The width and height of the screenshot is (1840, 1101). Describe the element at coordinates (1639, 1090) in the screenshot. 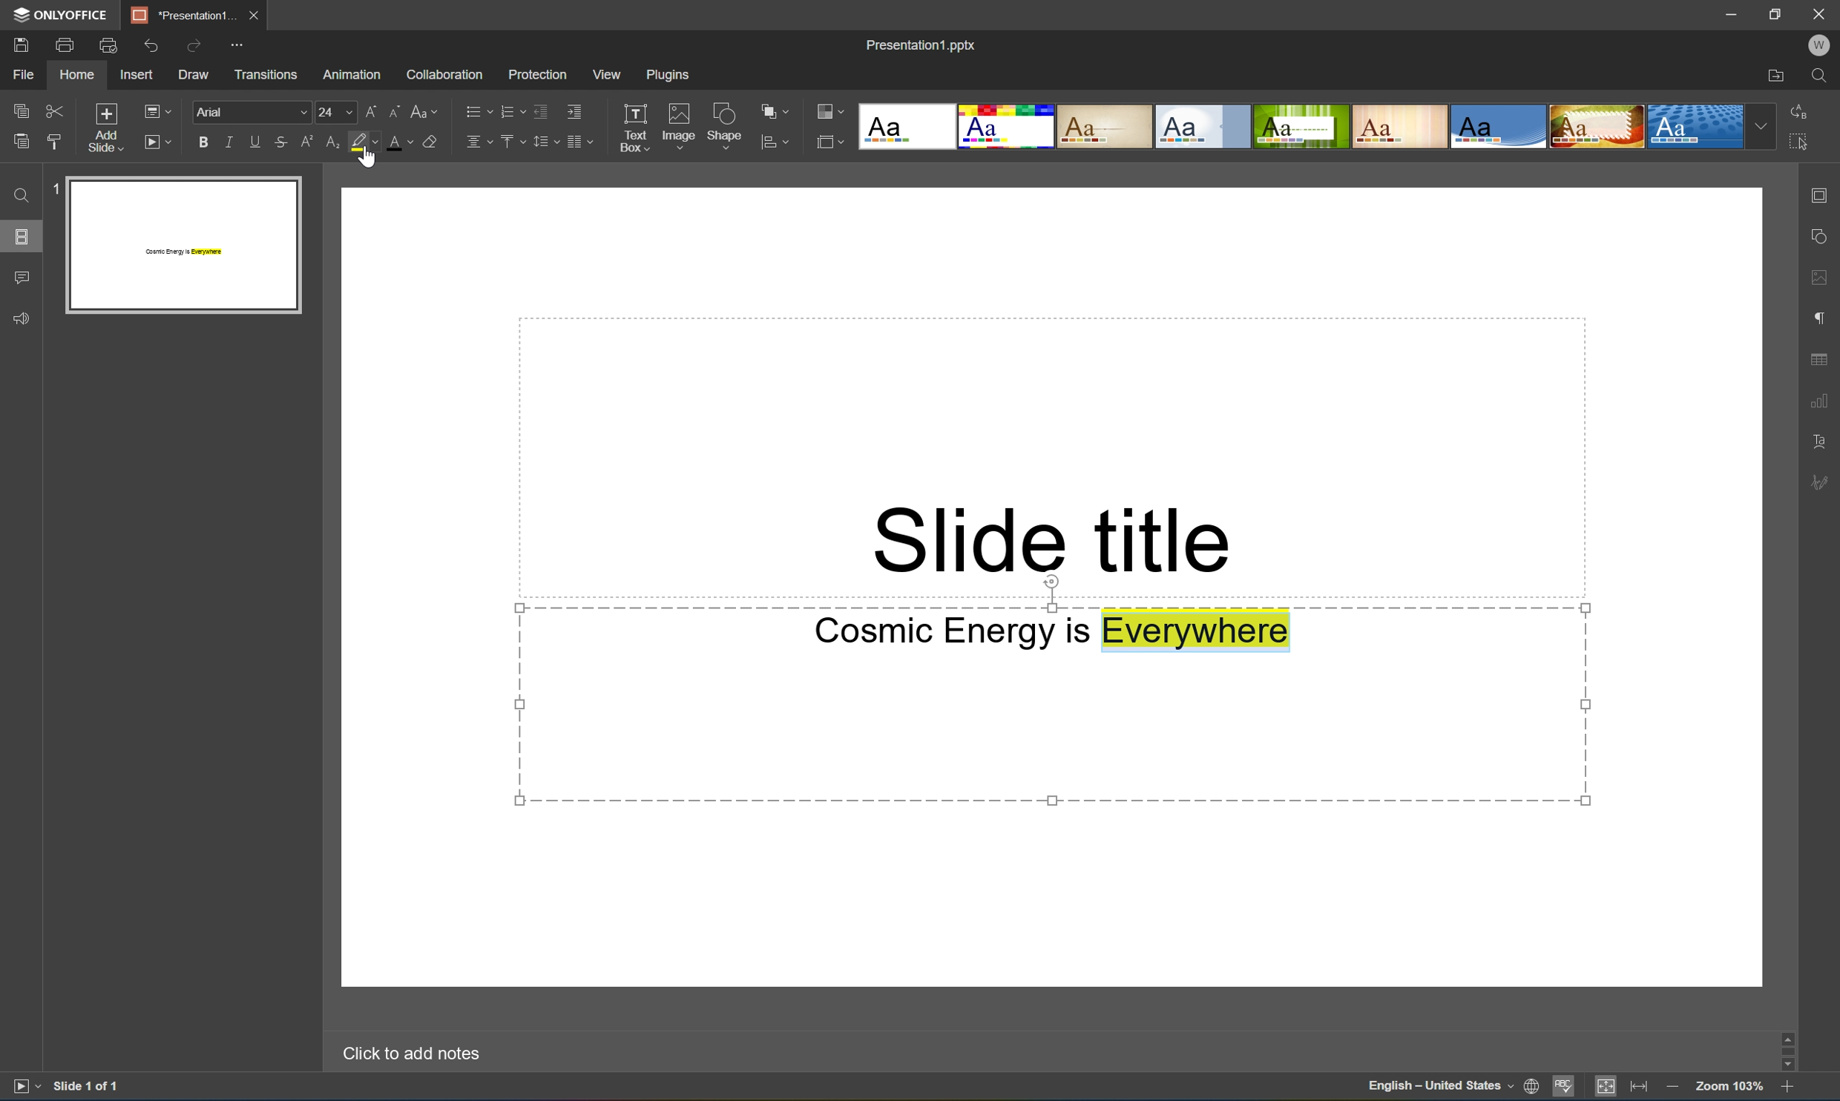

I see `Fit to width` at that location.